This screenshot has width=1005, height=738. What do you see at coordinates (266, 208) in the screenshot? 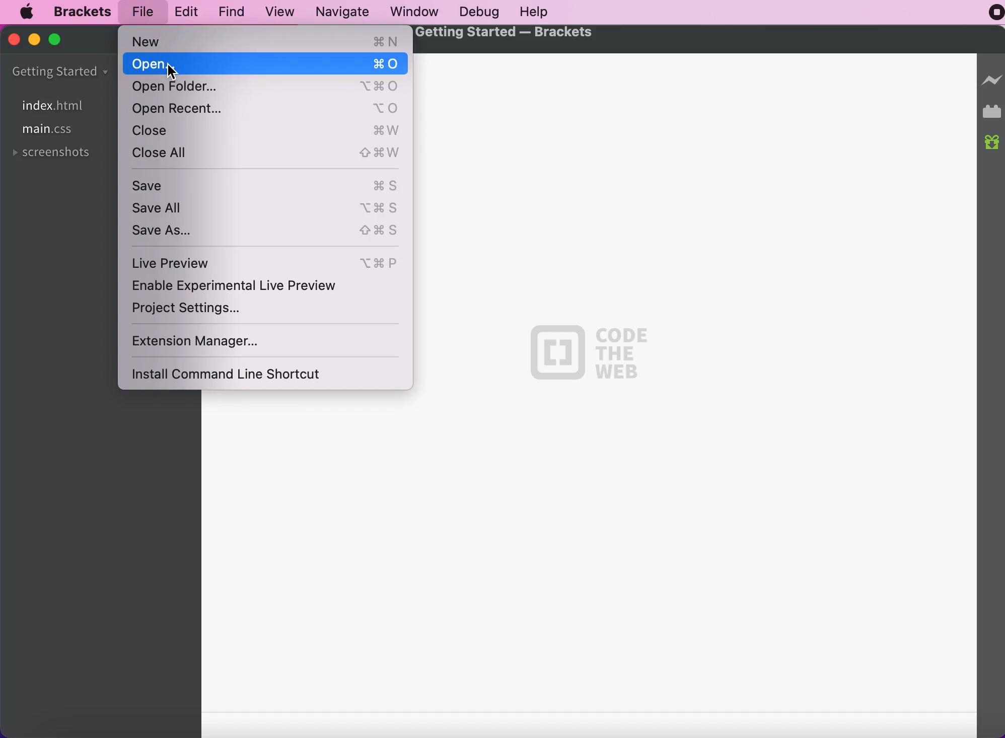
I see `save all` at bounding box center [266, 208].